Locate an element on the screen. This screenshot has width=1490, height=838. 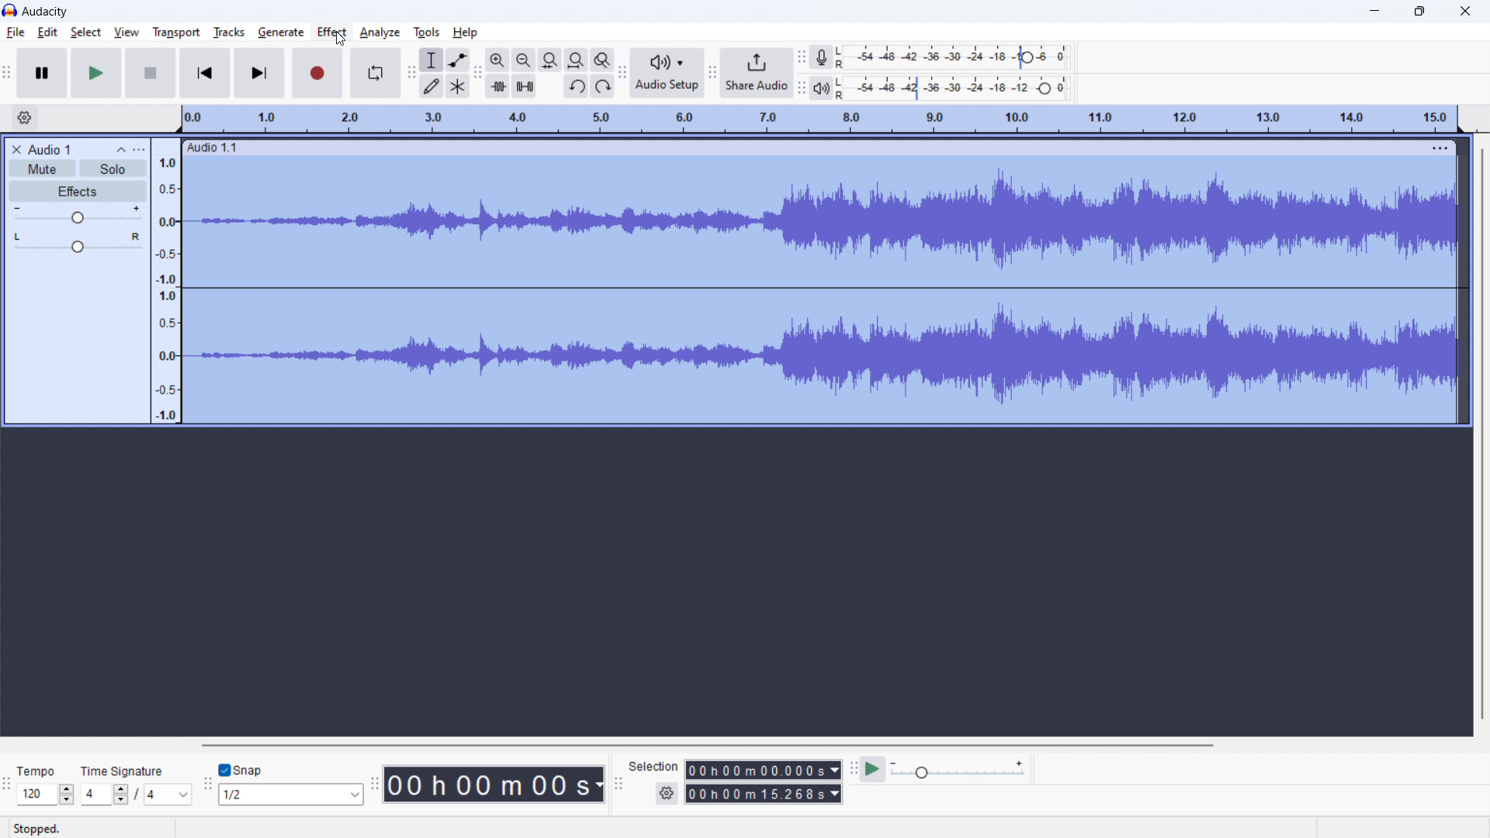
draw tool is located at coordinates (432, 87).